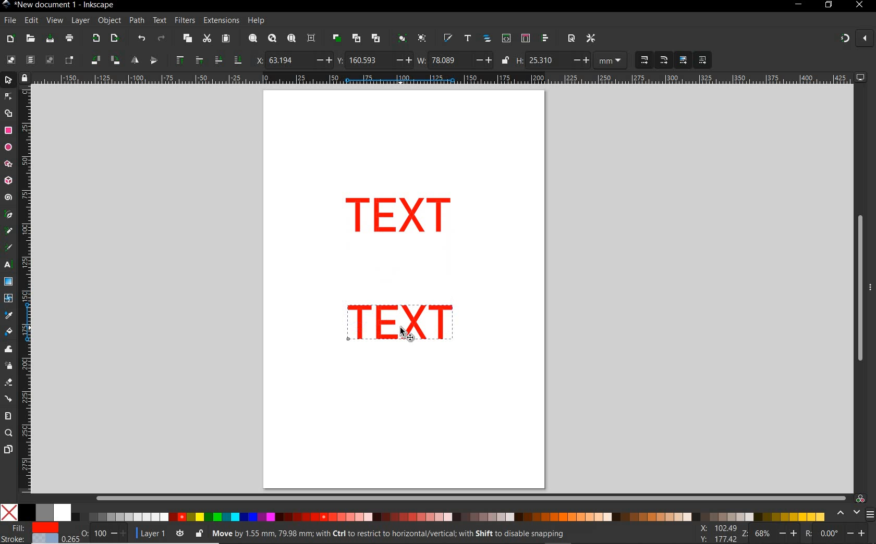  Describe the element at coordinates (143, 60) in the screenshot. I see `object flip` at that location.